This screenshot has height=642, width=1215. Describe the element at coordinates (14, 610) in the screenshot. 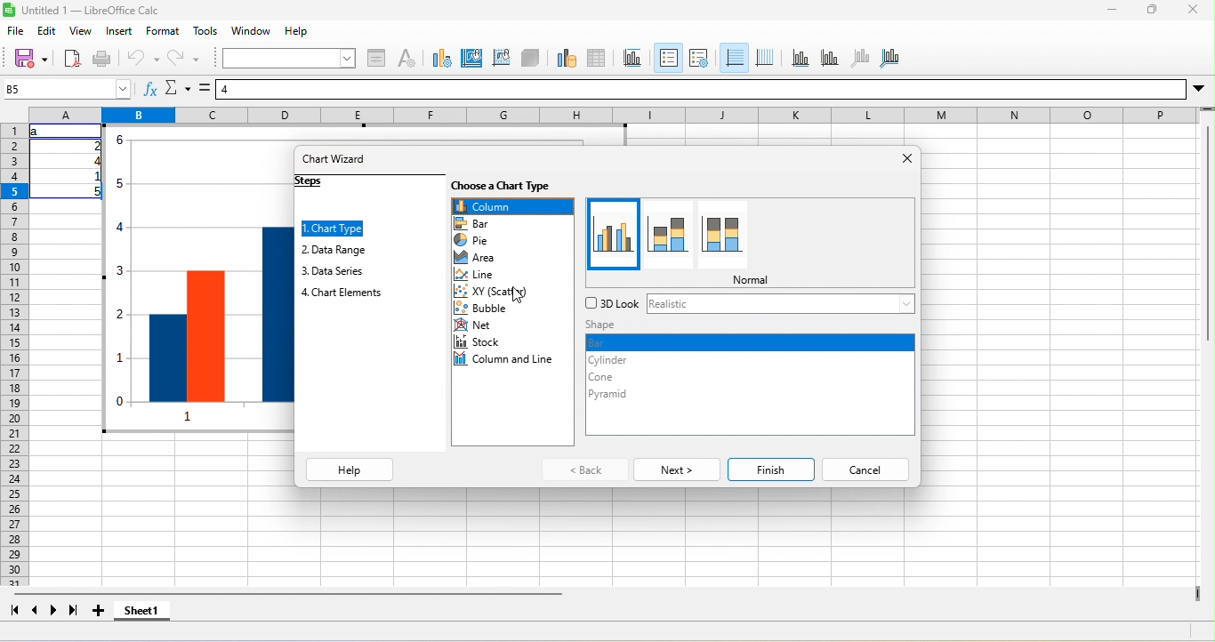

I see `first sheet` at that location.